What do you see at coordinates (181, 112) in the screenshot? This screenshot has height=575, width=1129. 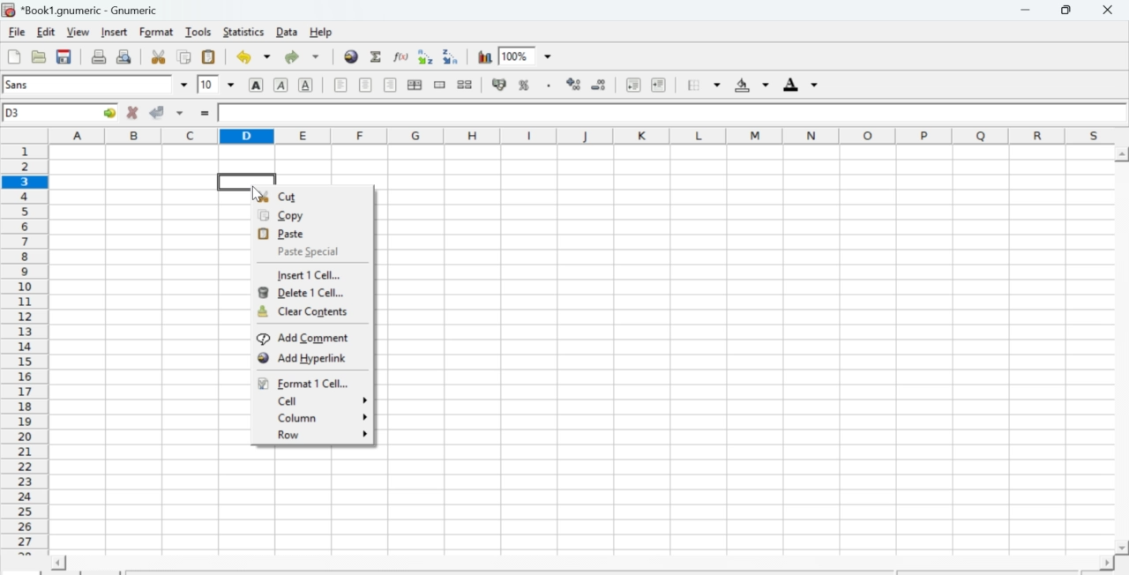 I see `down` at bounding box center [181, 112].